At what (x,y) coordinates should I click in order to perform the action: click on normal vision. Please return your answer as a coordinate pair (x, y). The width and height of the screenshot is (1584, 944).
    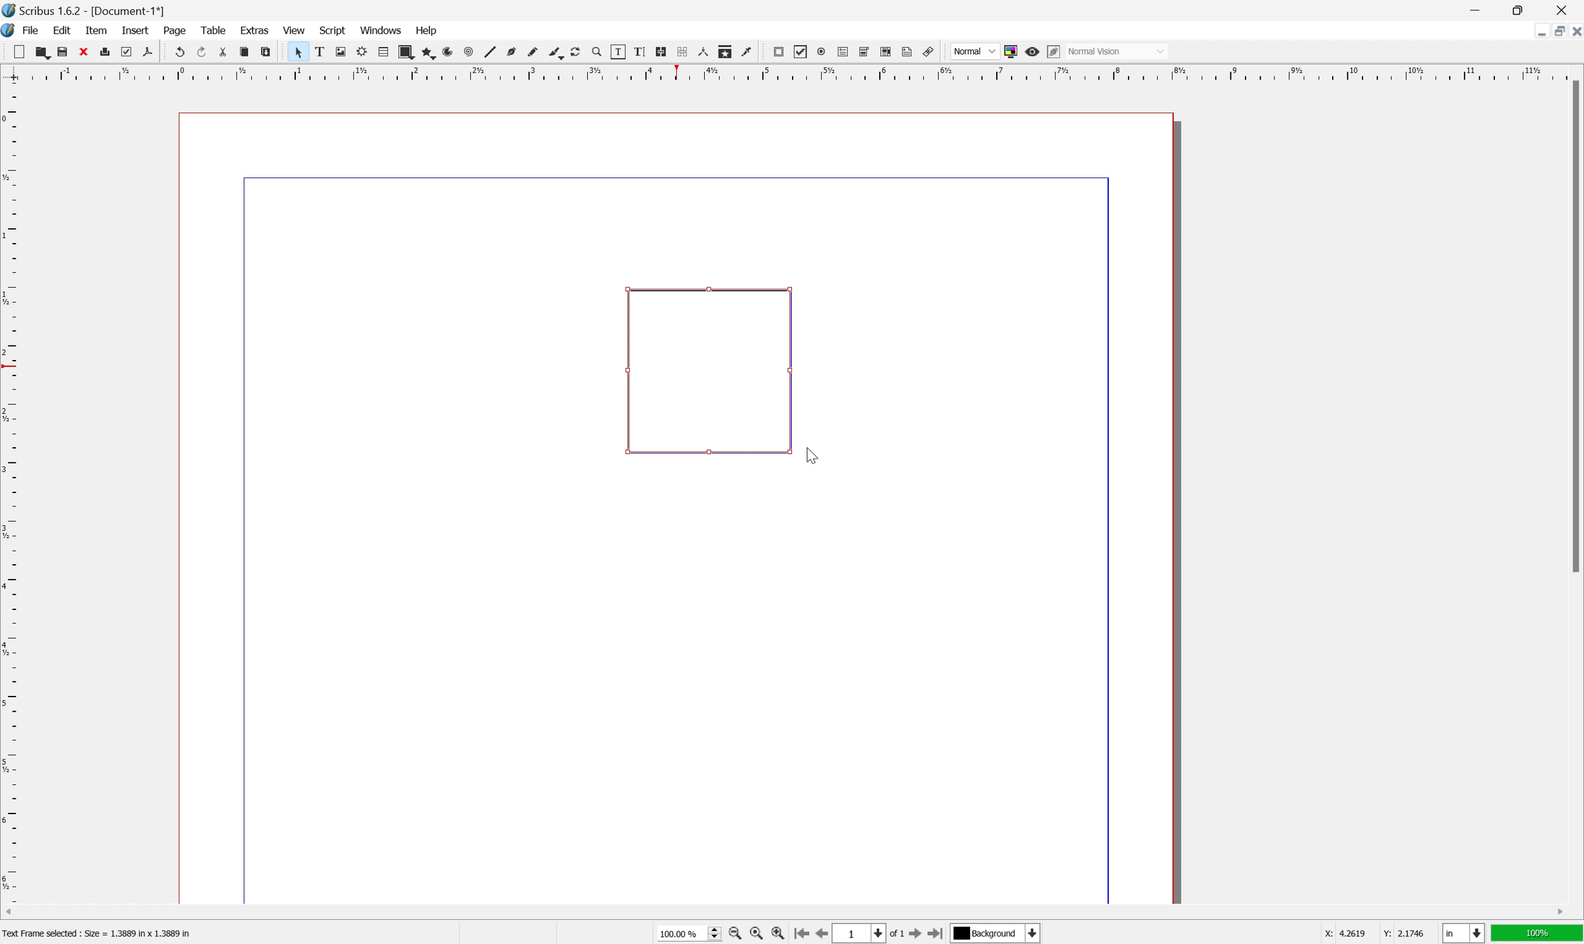
    Looking at the image, I should click on (1116, 51).